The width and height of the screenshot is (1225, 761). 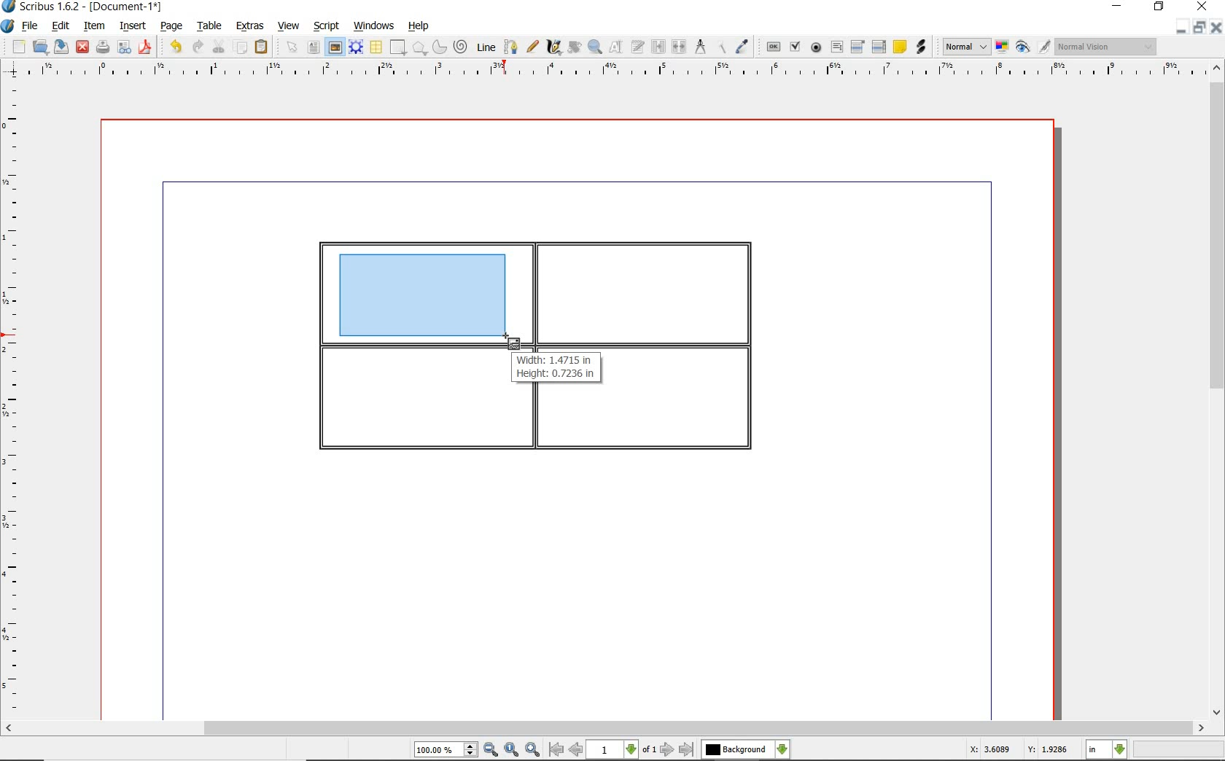 I want to click on edit in preview mode, so click(x=1043, y=47).